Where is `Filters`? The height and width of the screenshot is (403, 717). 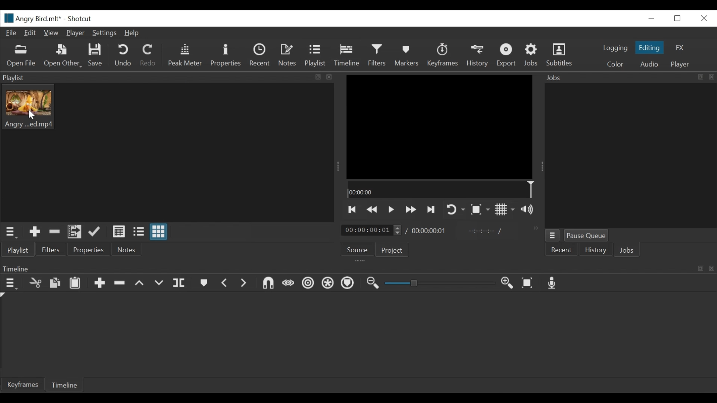 Filters is located at coordinates (50, 251).